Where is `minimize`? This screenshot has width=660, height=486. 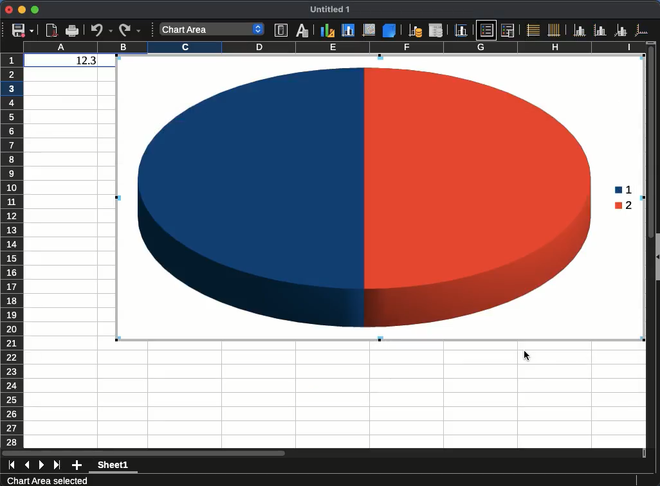
minimize is located at coordinates (23, 10).